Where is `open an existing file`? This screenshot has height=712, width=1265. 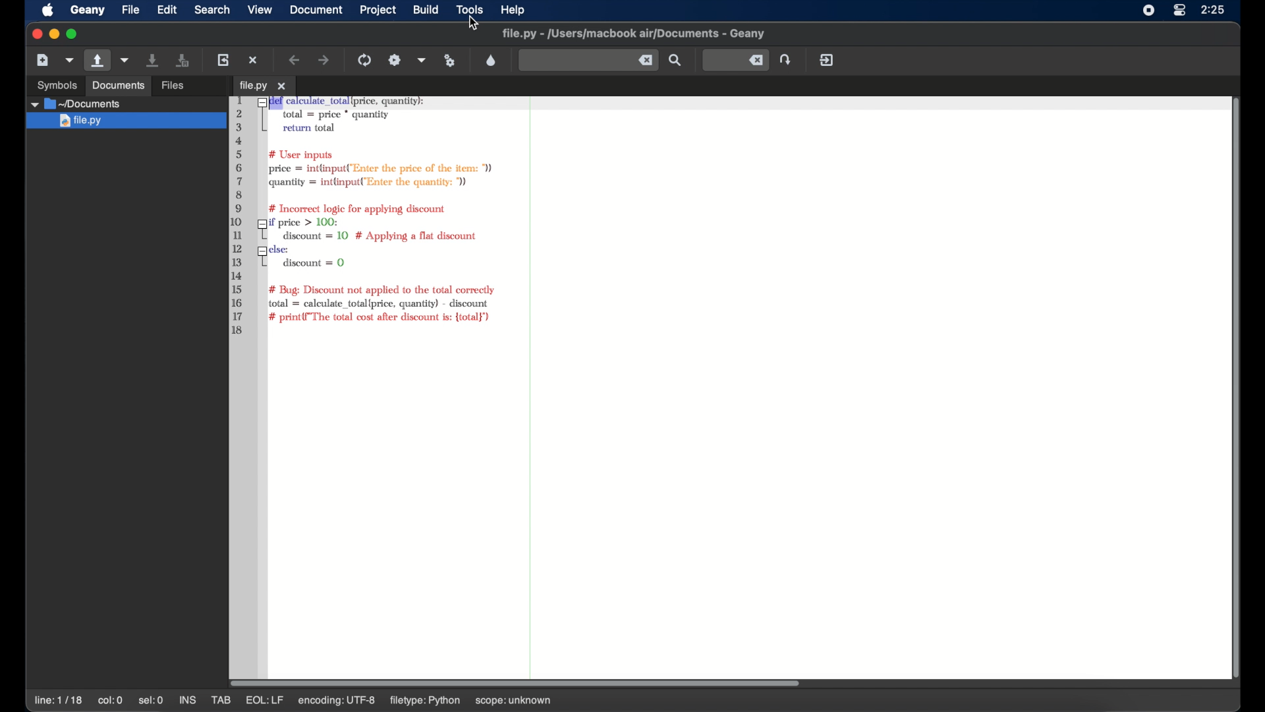 open an existing file is located at coordinates (193, 86).